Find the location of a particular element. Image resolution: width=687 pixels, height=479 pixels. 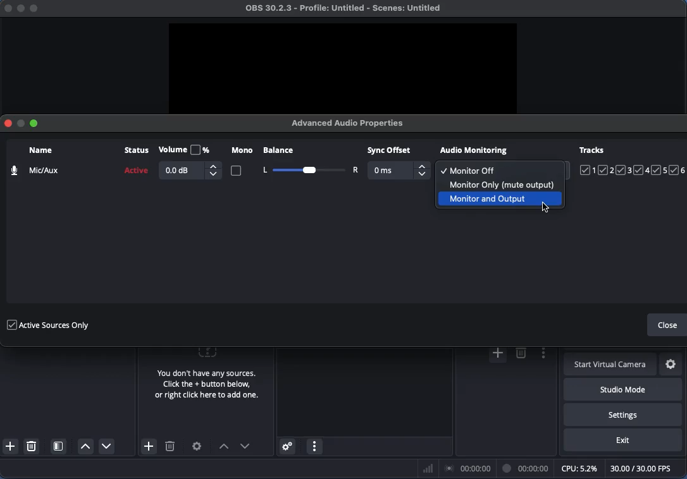

Name is located at coordinates (34, 162).